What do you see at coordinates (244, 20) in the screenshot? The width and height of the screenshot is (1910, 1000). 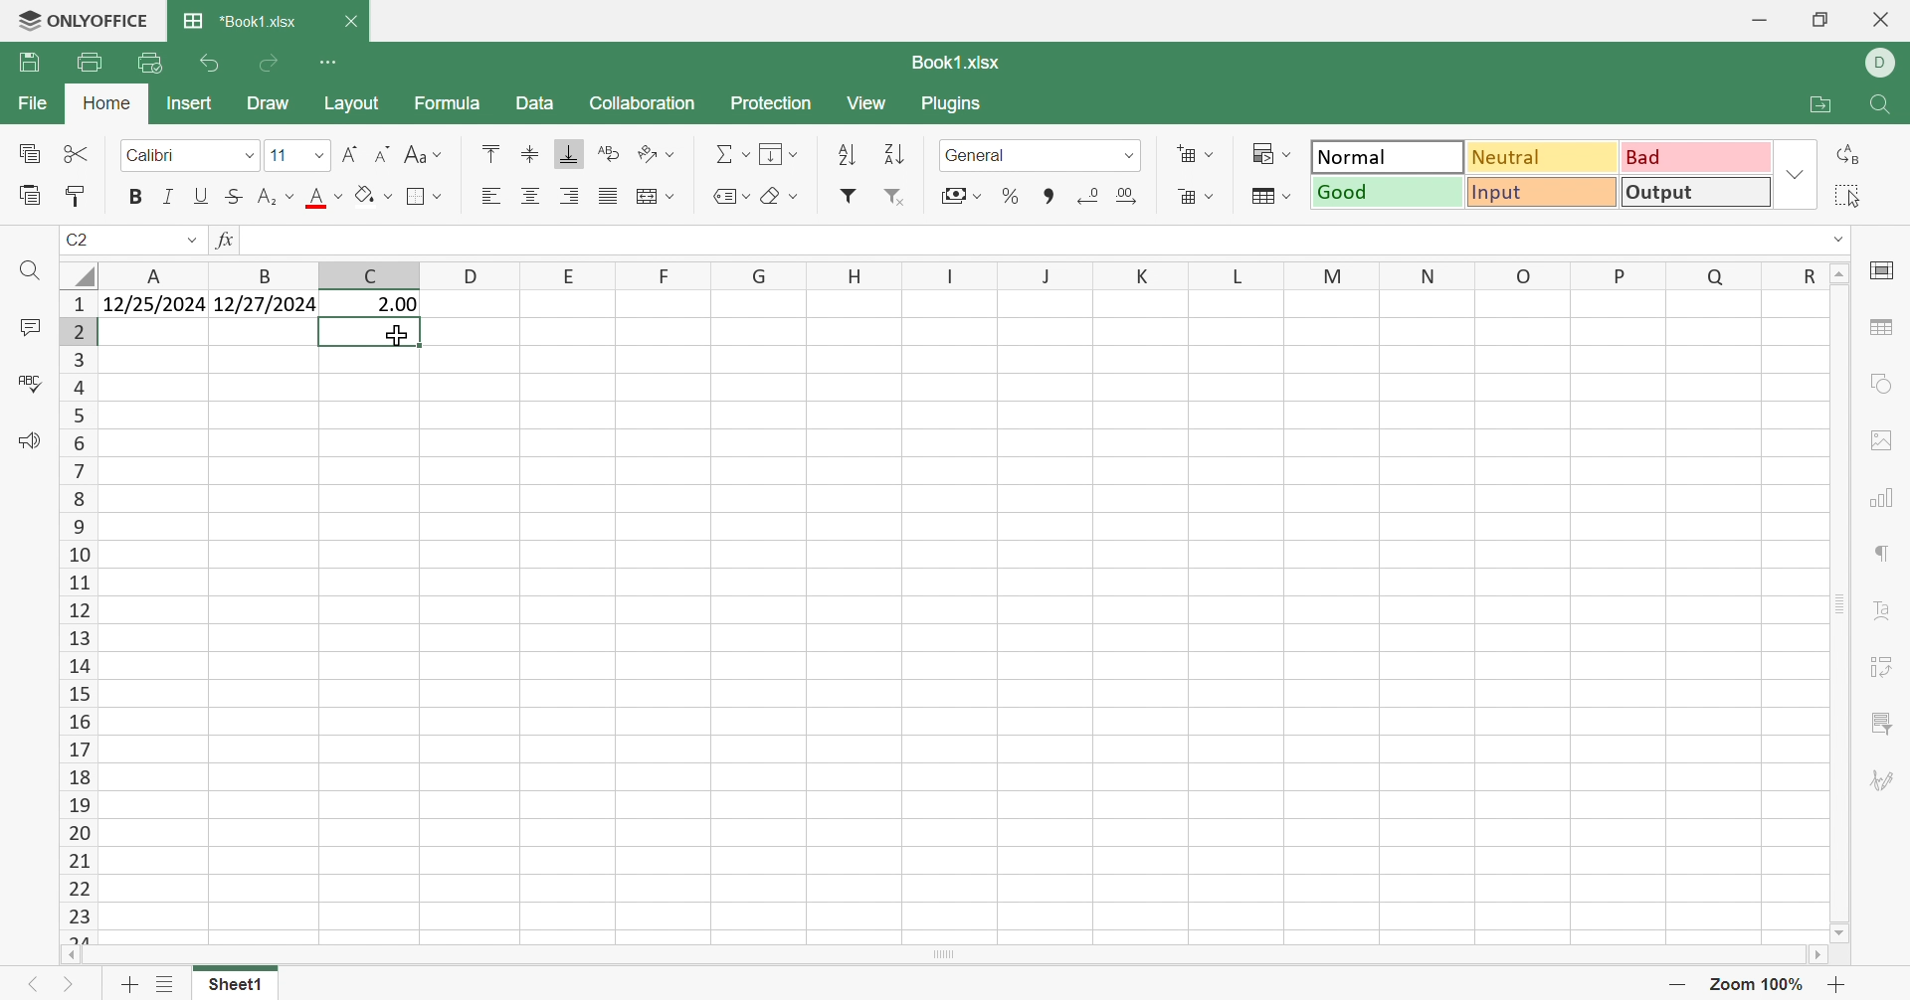 I see `*Book1.xlsx` at bounding box center [244, 20].